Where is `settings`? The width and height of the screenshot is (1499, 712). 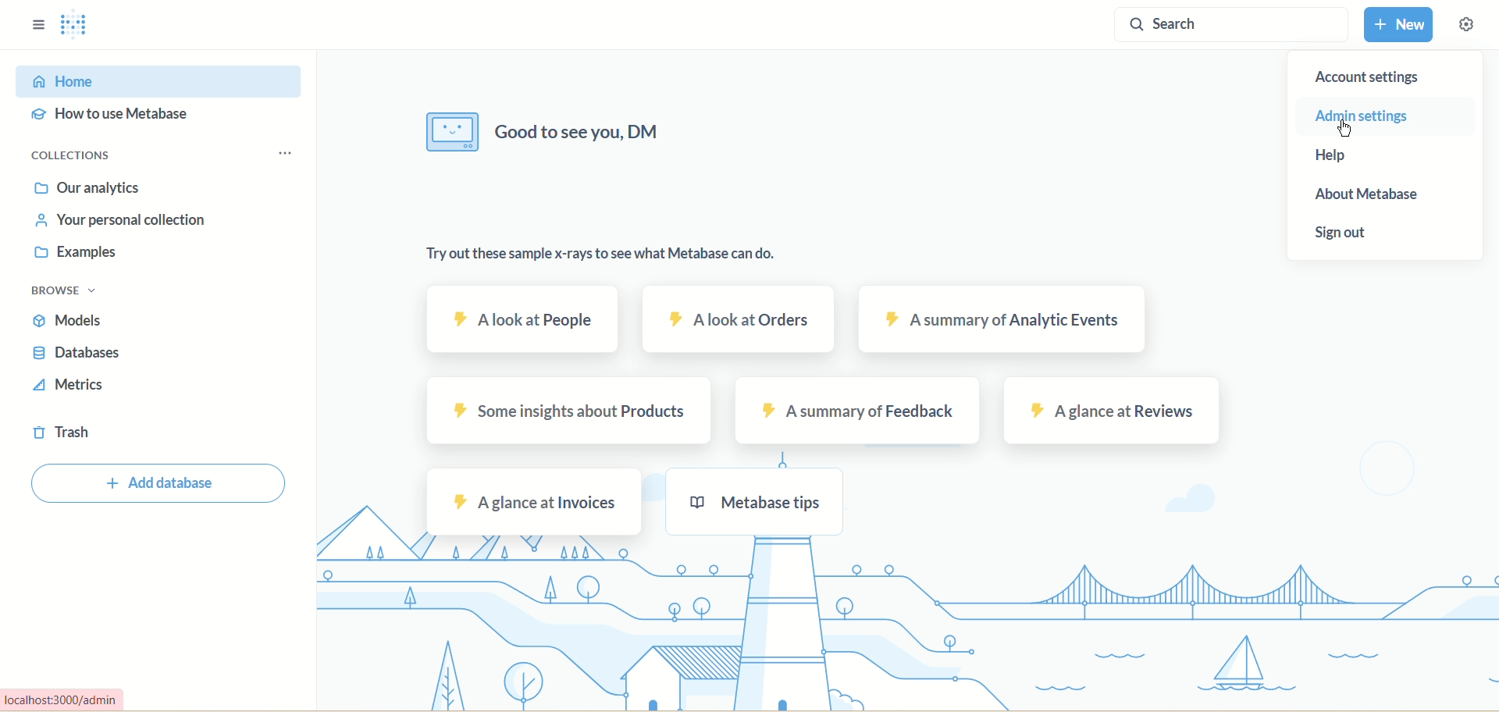
settings is located at coordinates (1465, 24).